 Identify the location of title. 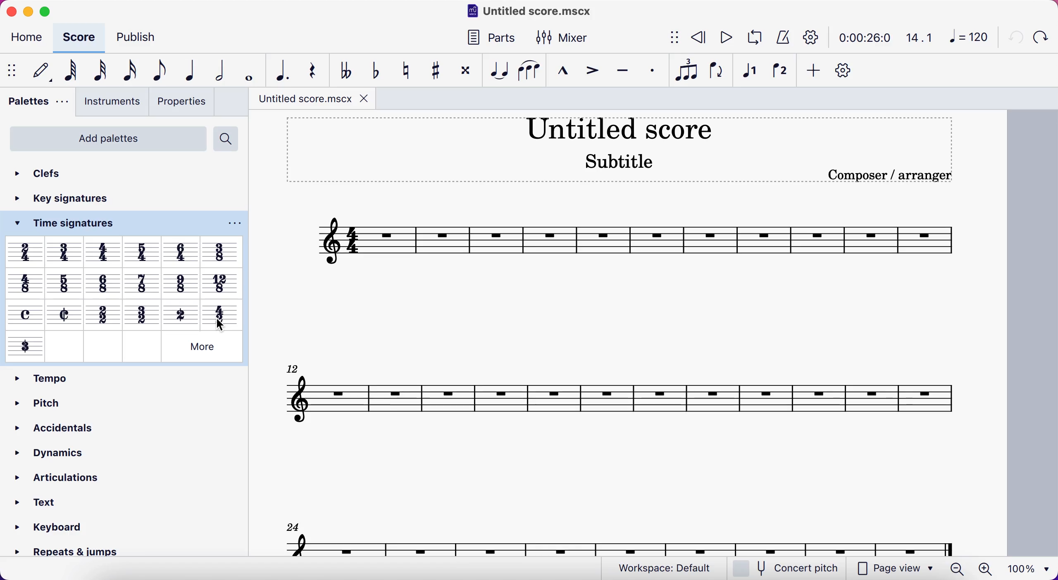
(299, 100).